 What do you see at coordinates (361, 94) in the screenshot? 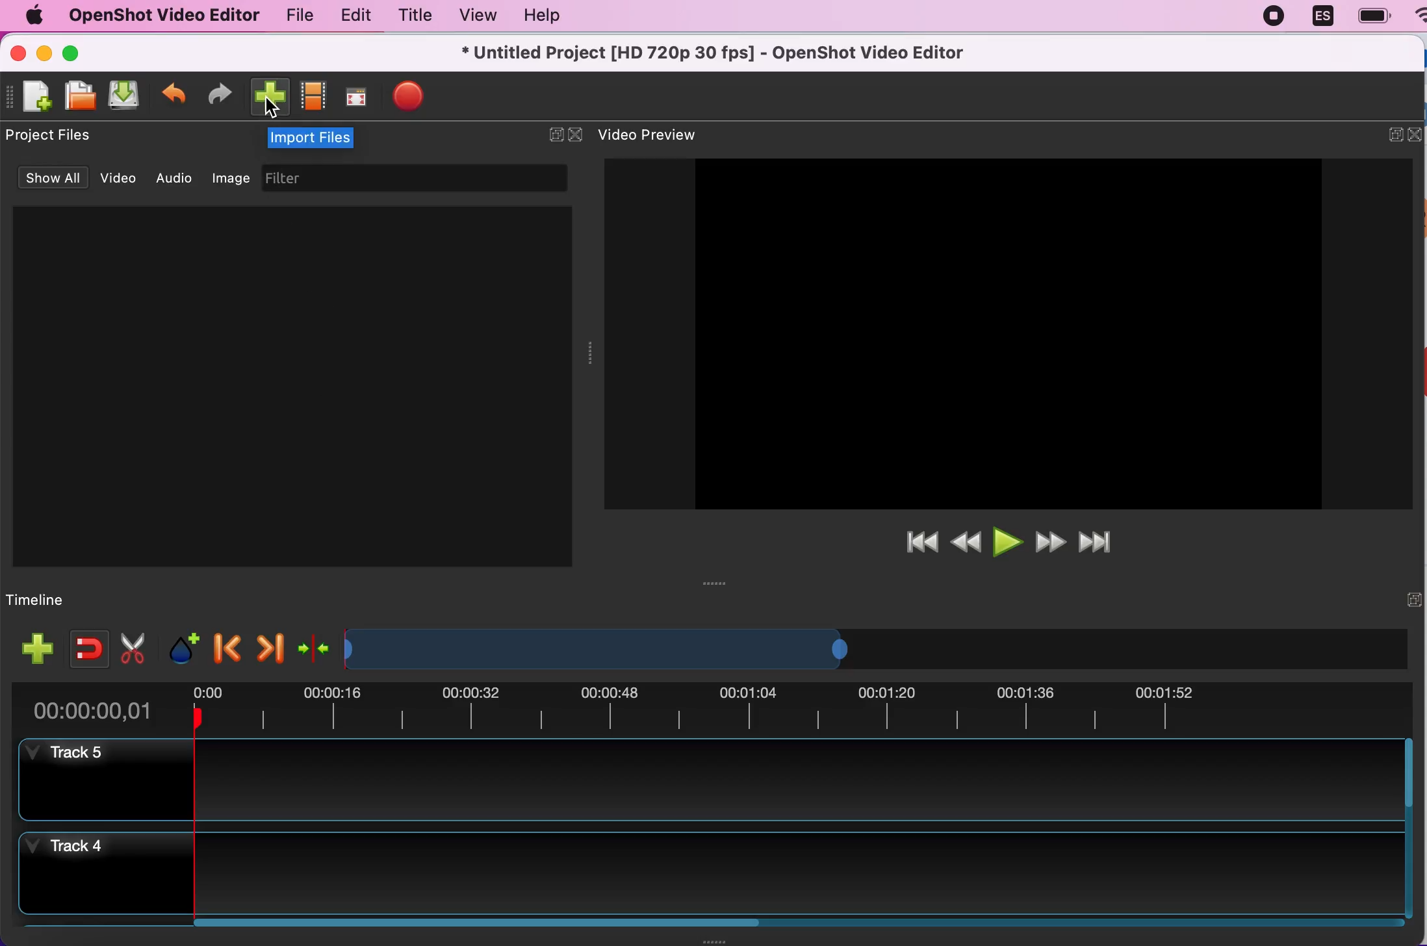
I see `full screen` at bounding box center [361, 94].